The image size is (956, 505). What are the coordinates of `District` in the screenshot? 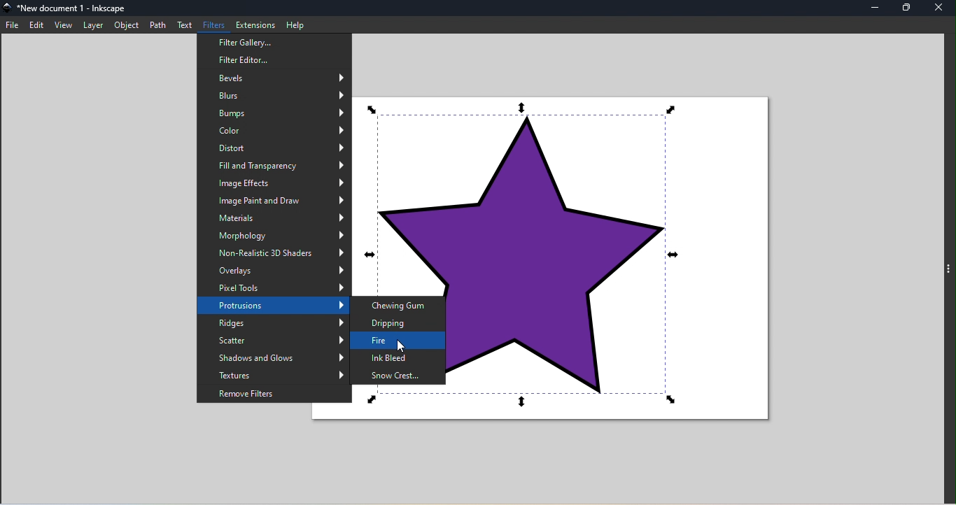 It's located at (274, 149).